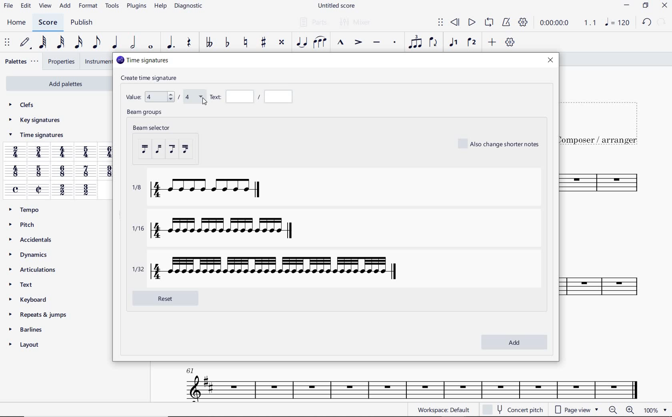 The height and width of the screenshot is (417, 672). I want to click on 5/8, so click(38, 172).